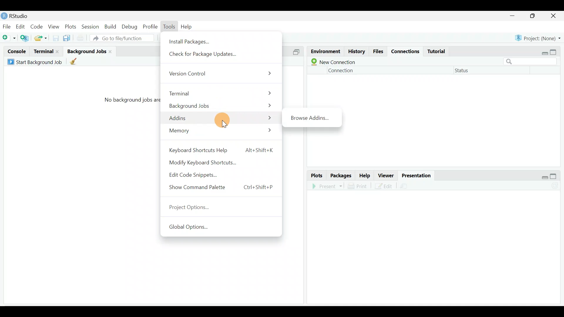 This screenshot has width=564, height=317. Describe the element at coordinates (43, 51) in the screenshot. I see `Terminal` at that location.